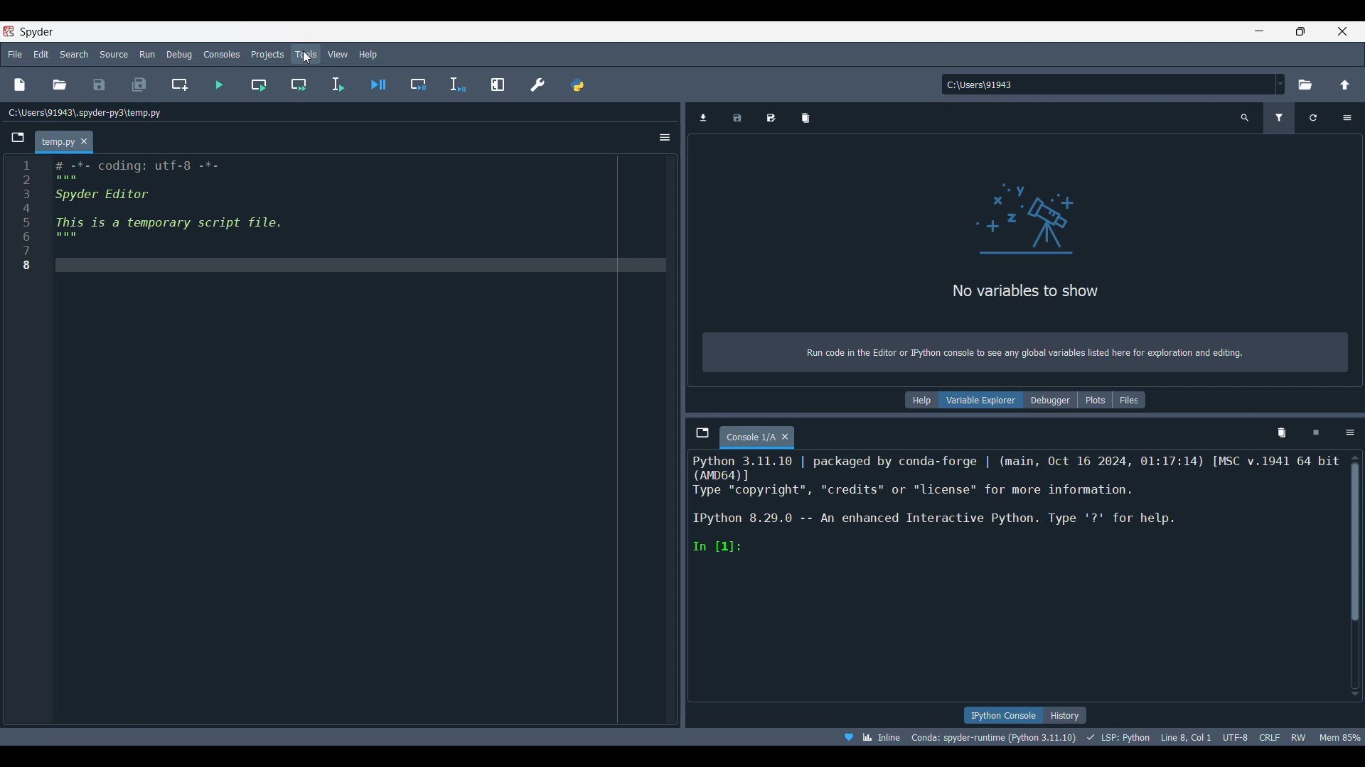  I want to click on History, so click(1065, 714).